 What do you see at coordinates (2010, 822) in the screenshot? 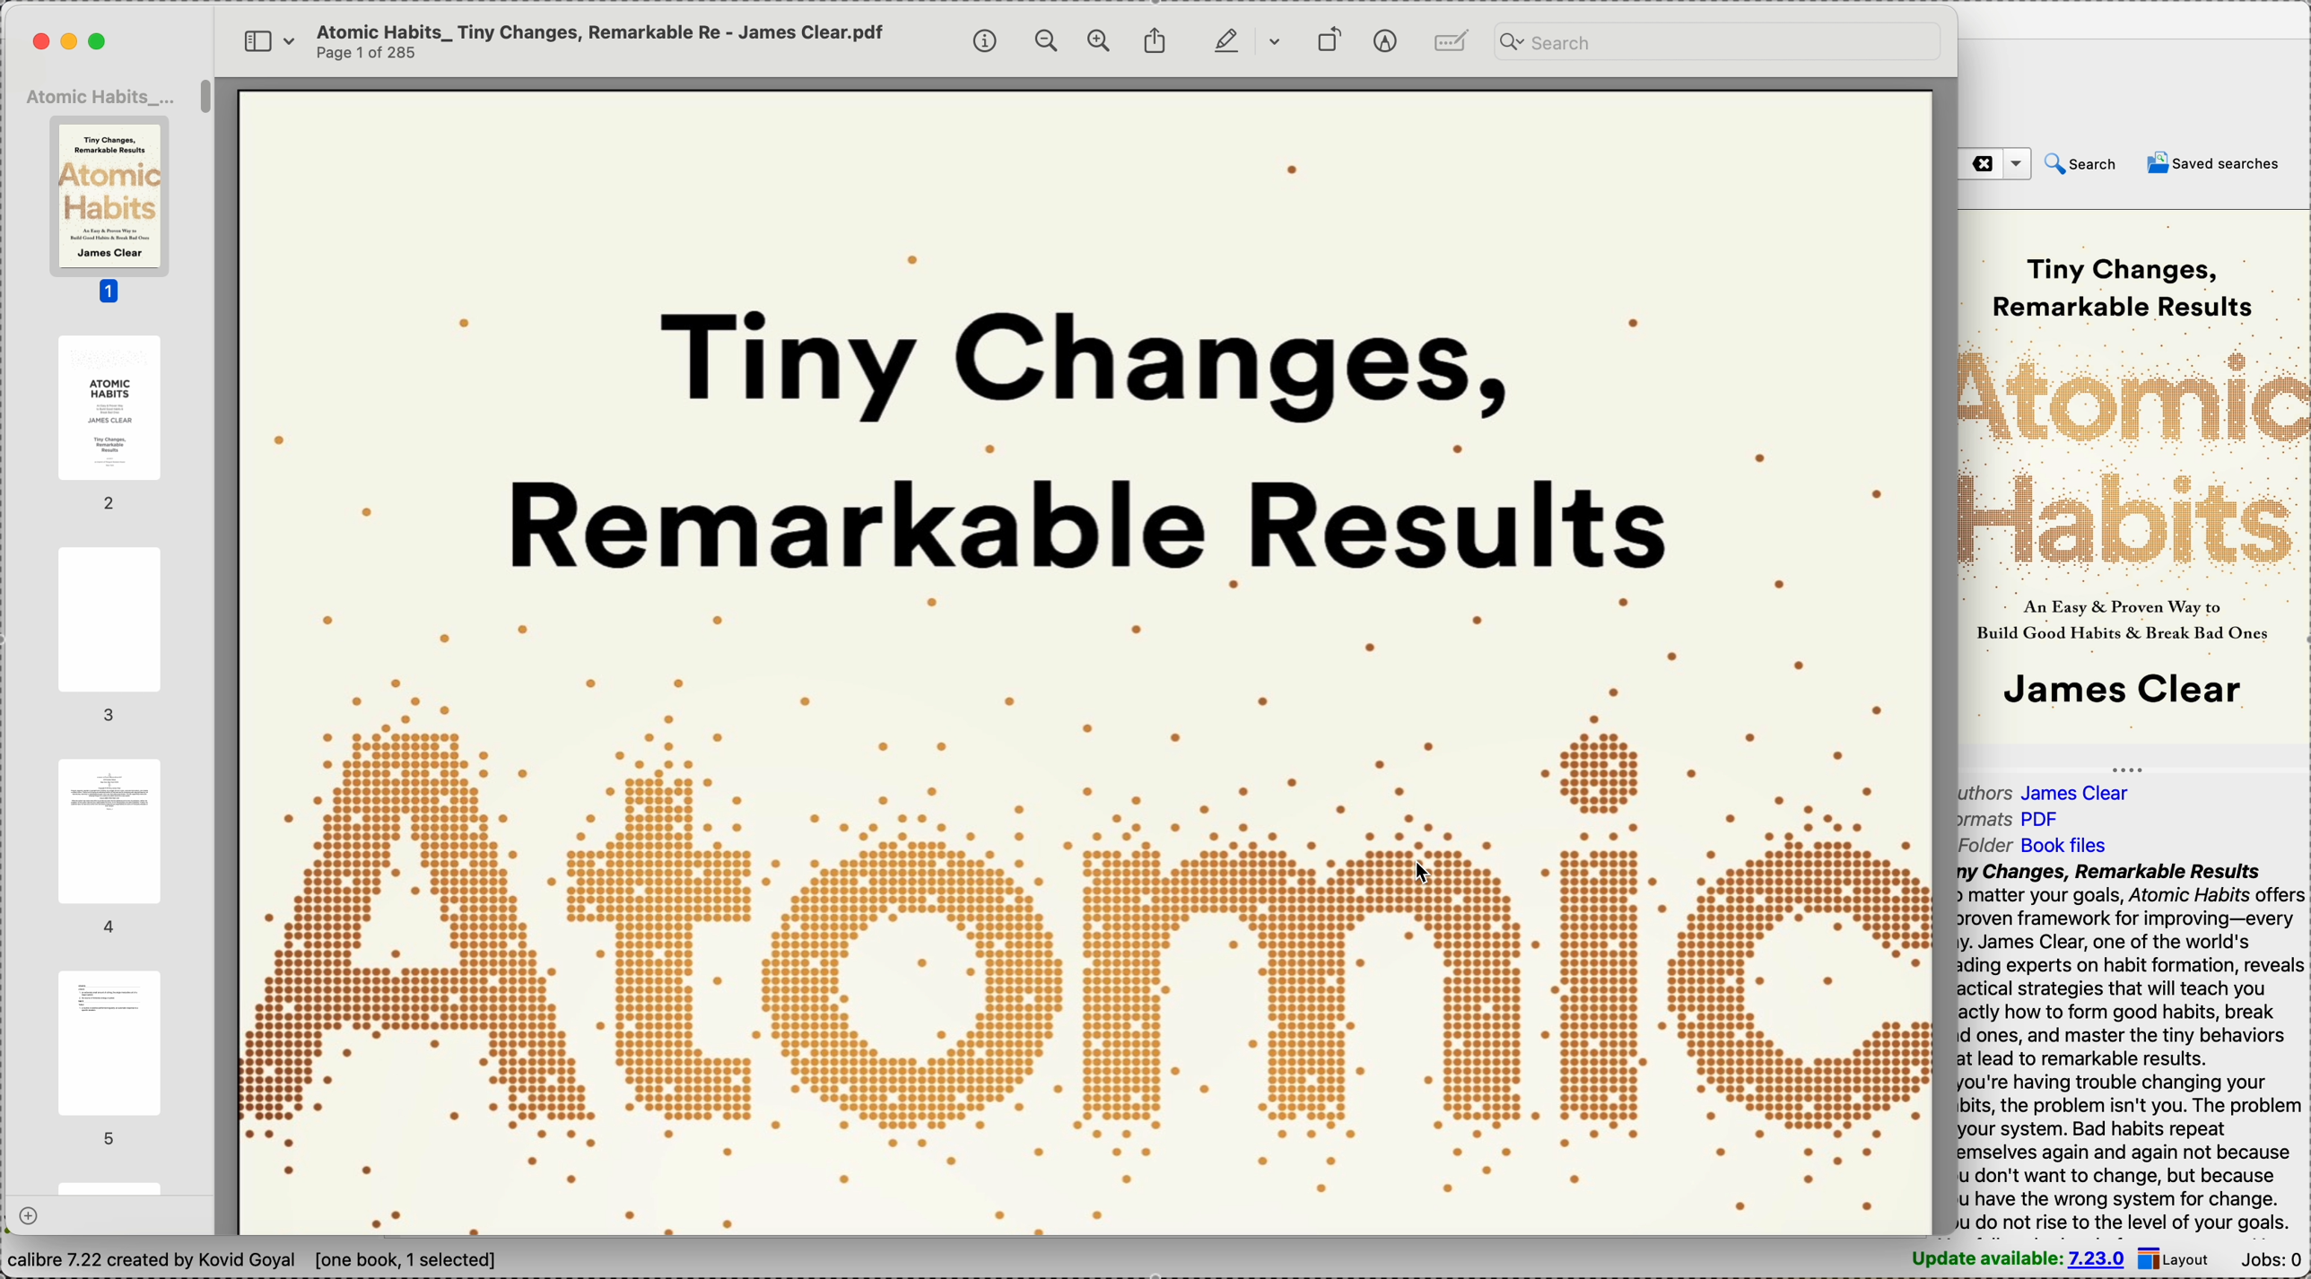
I see `formats` at bounding box center [2010, 822].